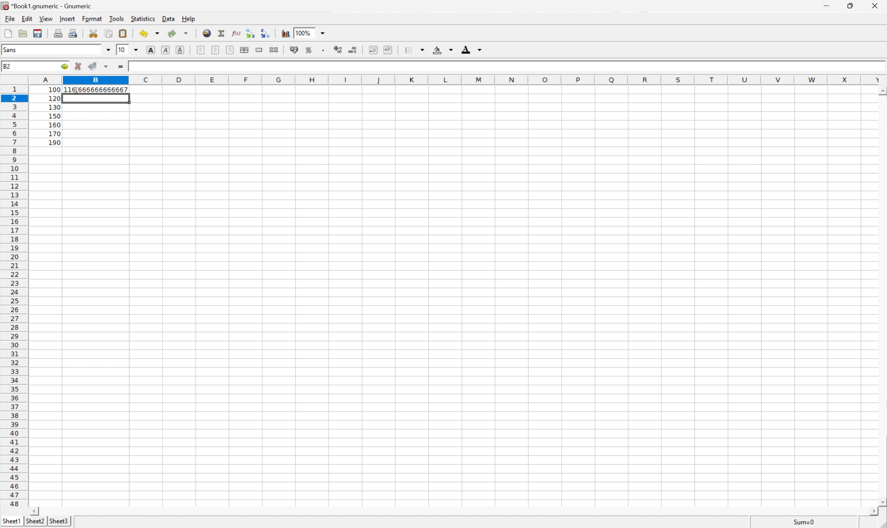 This screenshot has height=528, width=887. What do you see at coordinates (471, 49) in the screenshot?
I see `Foreground` at bounding box center [471, 49].